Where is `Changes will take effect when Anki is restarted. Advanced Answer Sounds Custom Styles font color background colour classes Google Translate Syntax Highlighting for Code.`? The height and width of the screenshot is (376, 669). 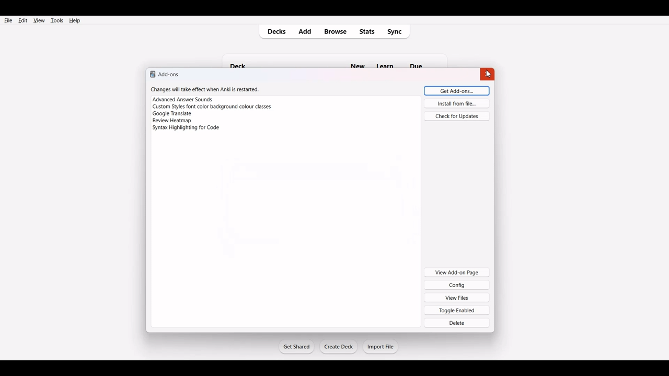 Changes will take effect when Anki is restarted. Advanced Answer Sounds Custom Styles font color background colour classes Google Translate Syntax Highlighting for Code. is located at coordinates (216, 109).